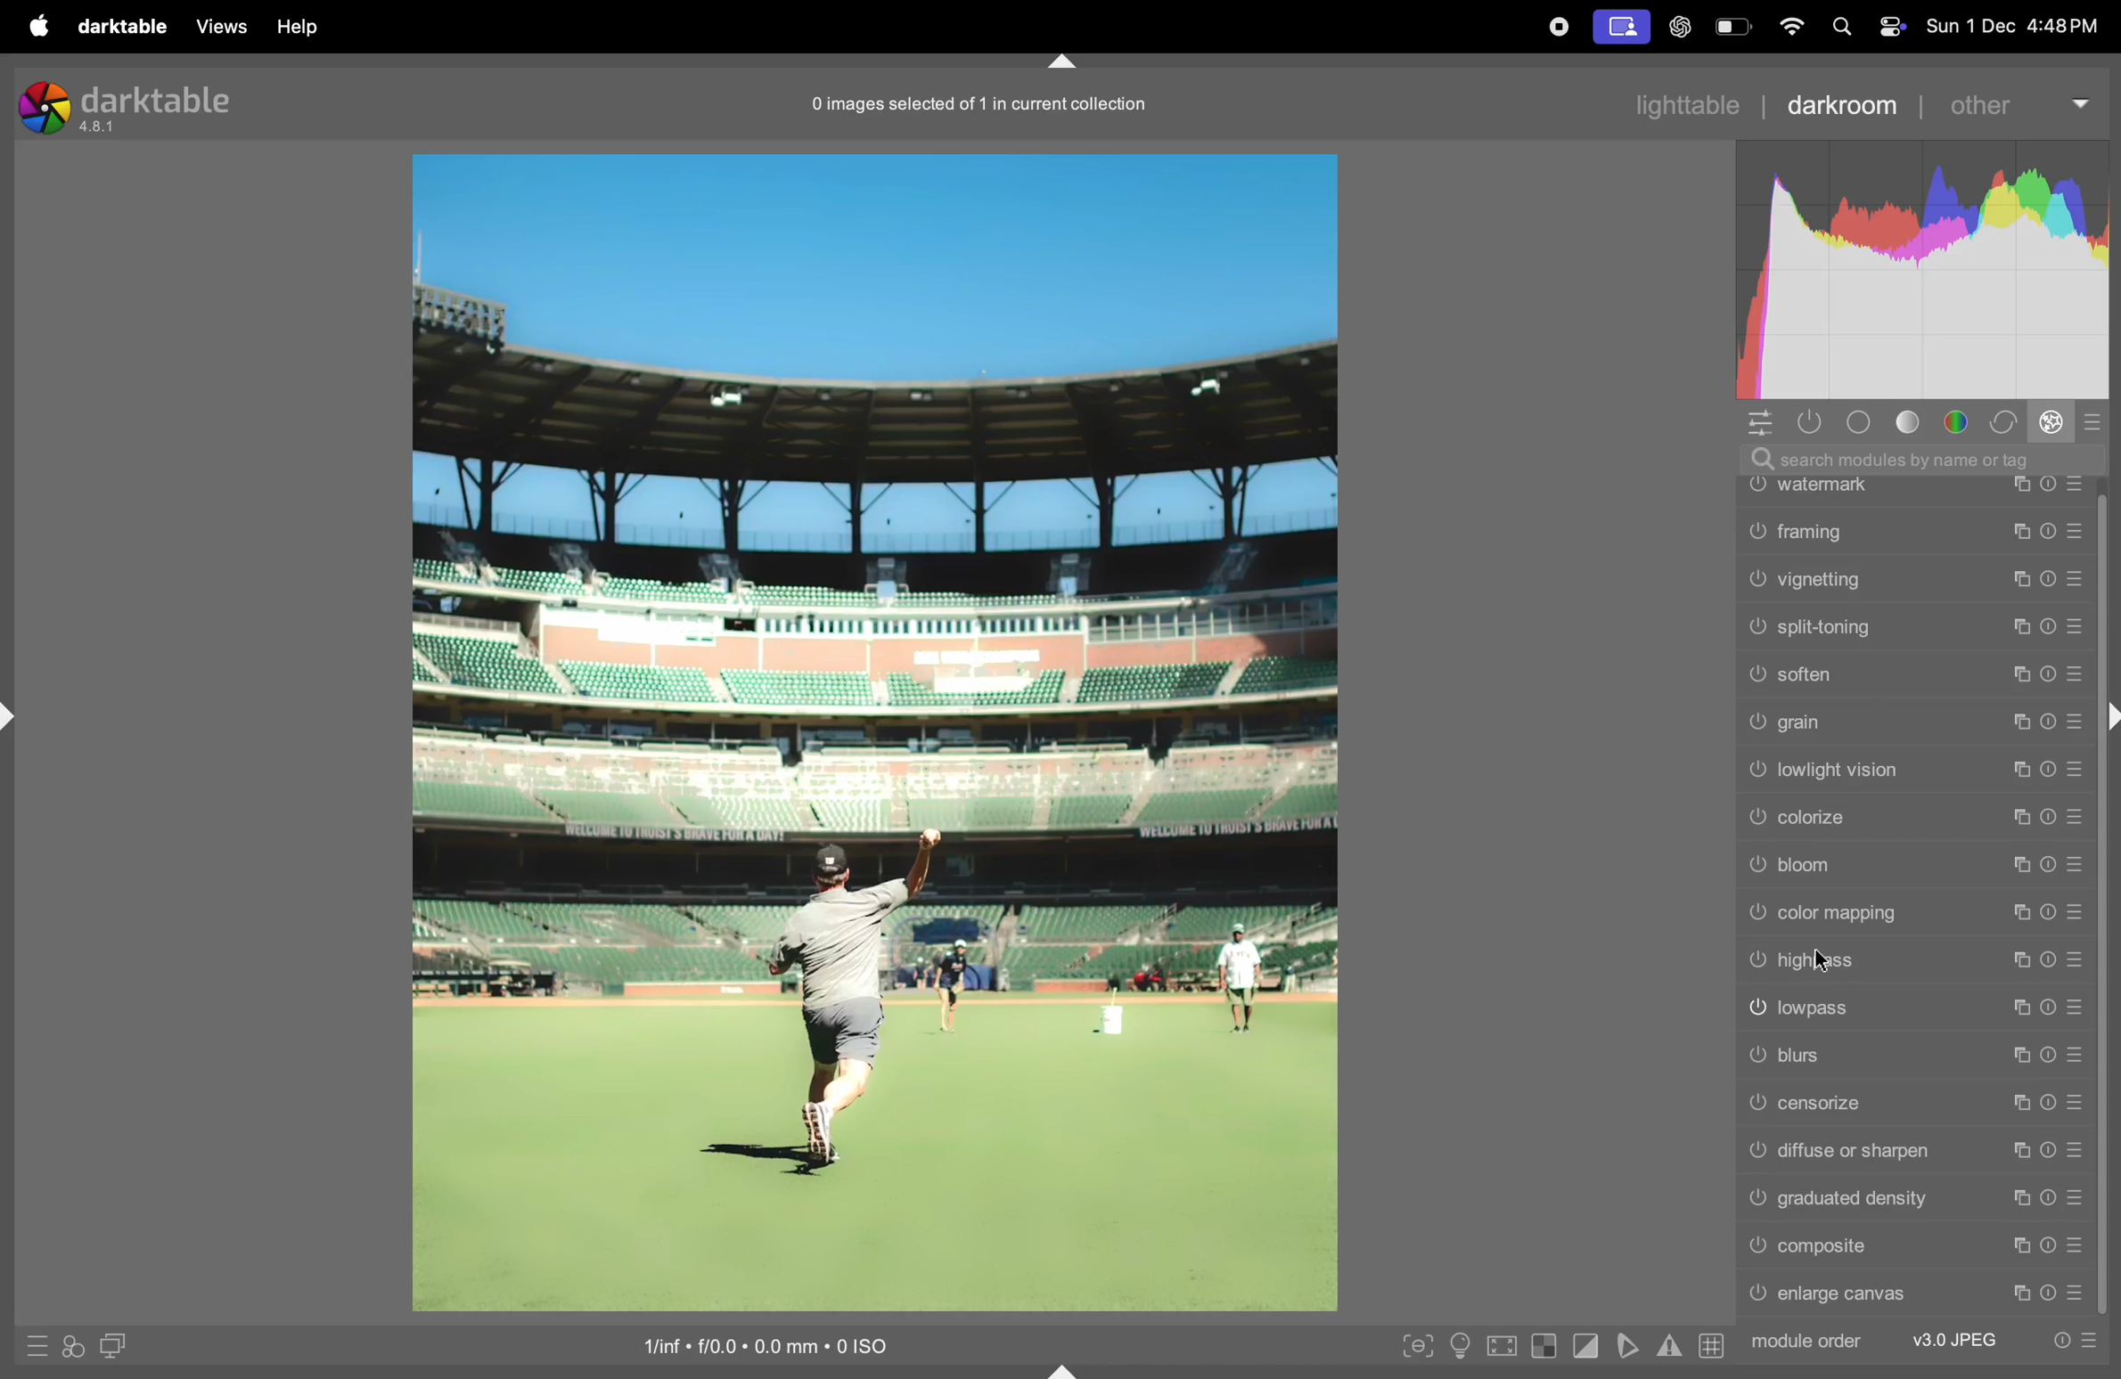  Describe the element at coordinates (1913, 1196) in the screenshot. I see `gratitude density` at that location.